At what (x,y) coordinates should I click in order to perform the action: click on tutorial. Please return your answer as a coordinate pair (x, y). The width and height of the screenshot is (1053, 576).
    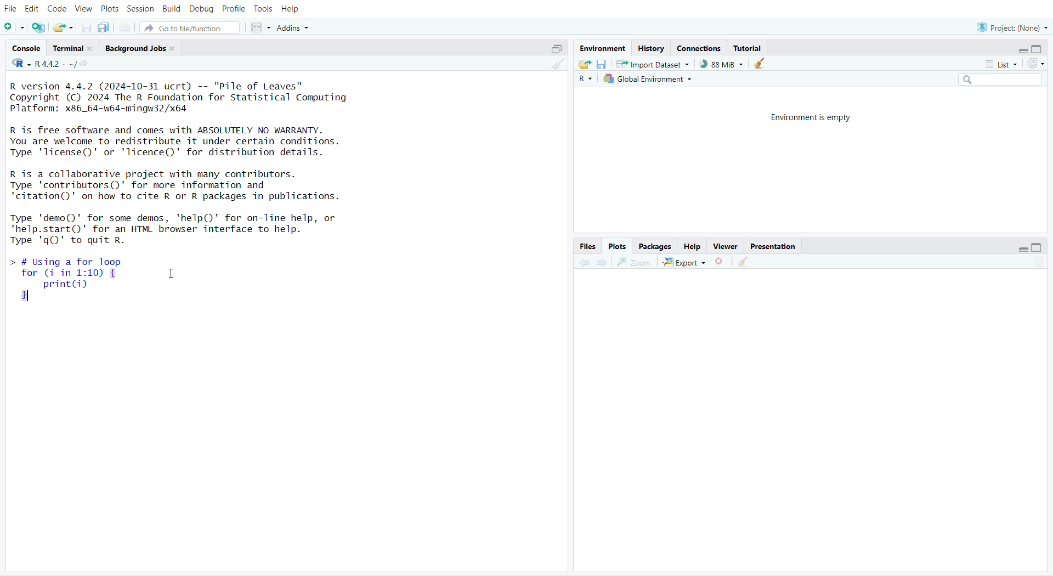
    Looking at the image, I should click on (750, 48).